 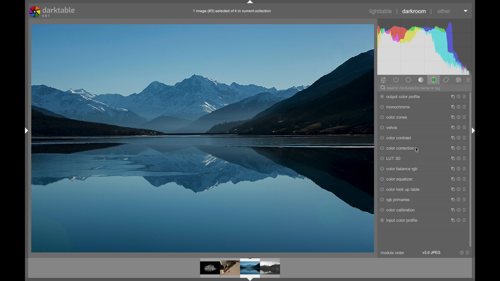 I want to click on module order, so click(x=393, y=253).